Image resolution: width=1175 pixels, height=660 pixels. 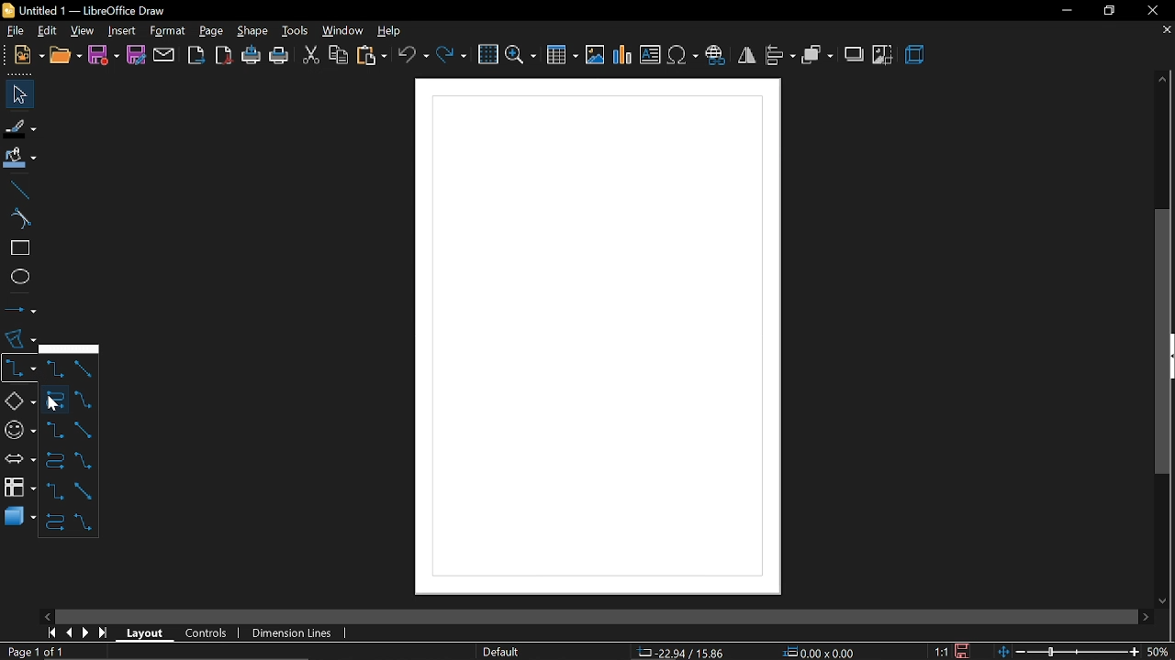 I want to click on layout, so click(x=146, y=633).